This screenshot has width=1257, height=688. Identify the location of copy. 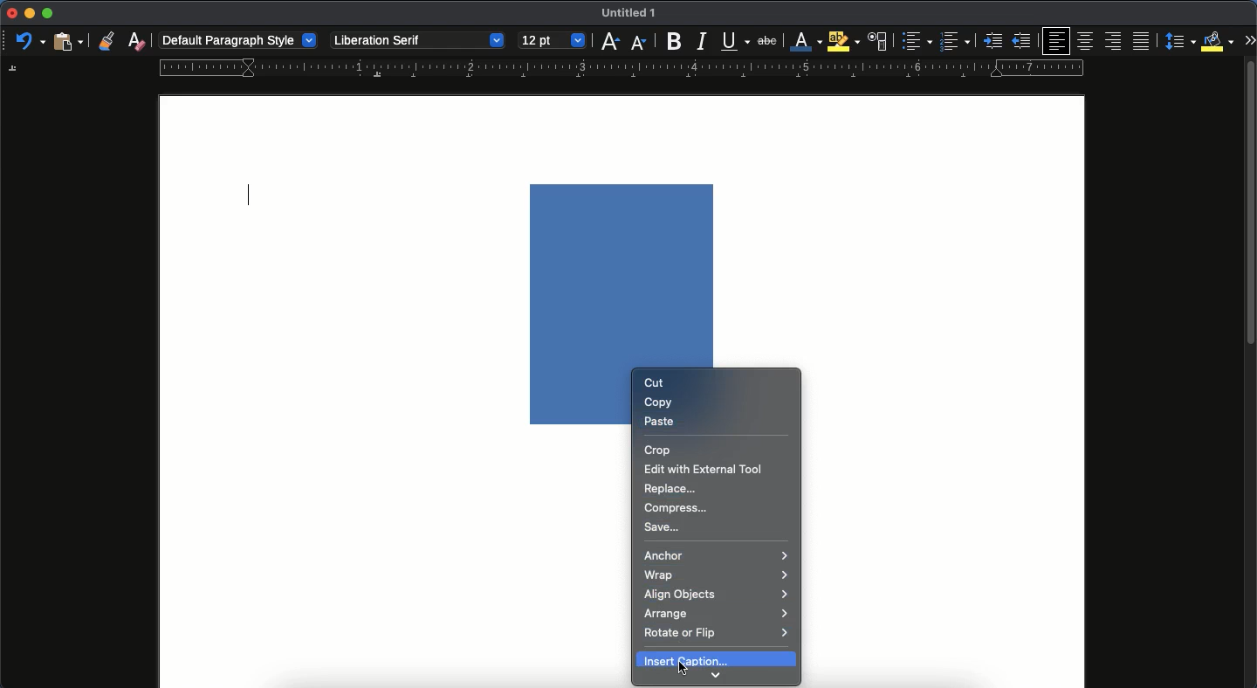
(661, 402).